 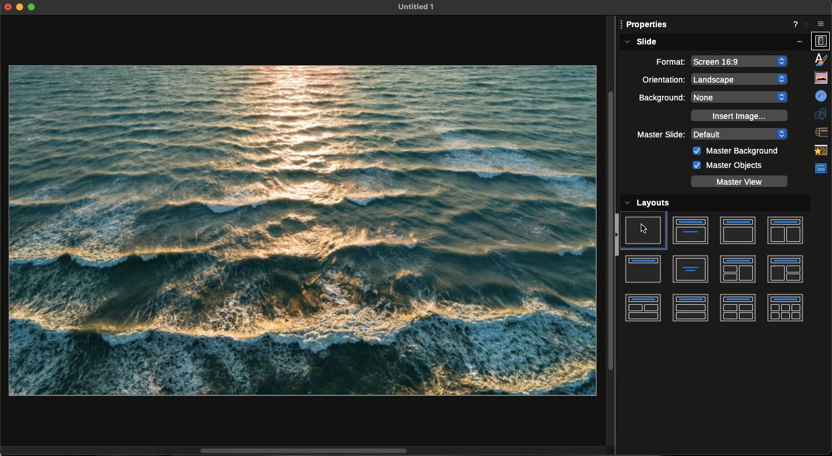 What do you see at coordinates (807, 25) in the screenshot?
I see `Close` at bounding box center [807, 25].